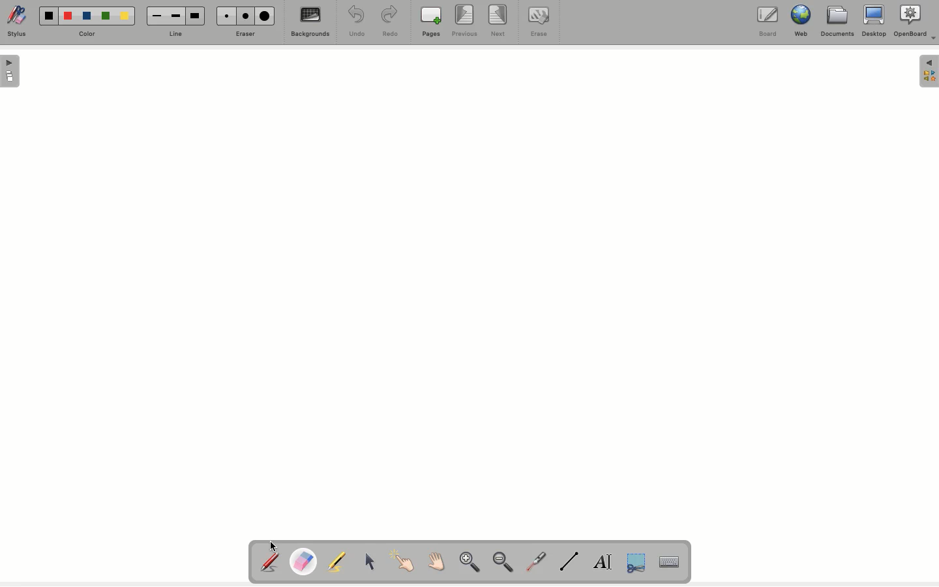 The image size is (939, 587). Describe the element at coordinates (466, 22) in the screenshot. I see `Previous` at that location.